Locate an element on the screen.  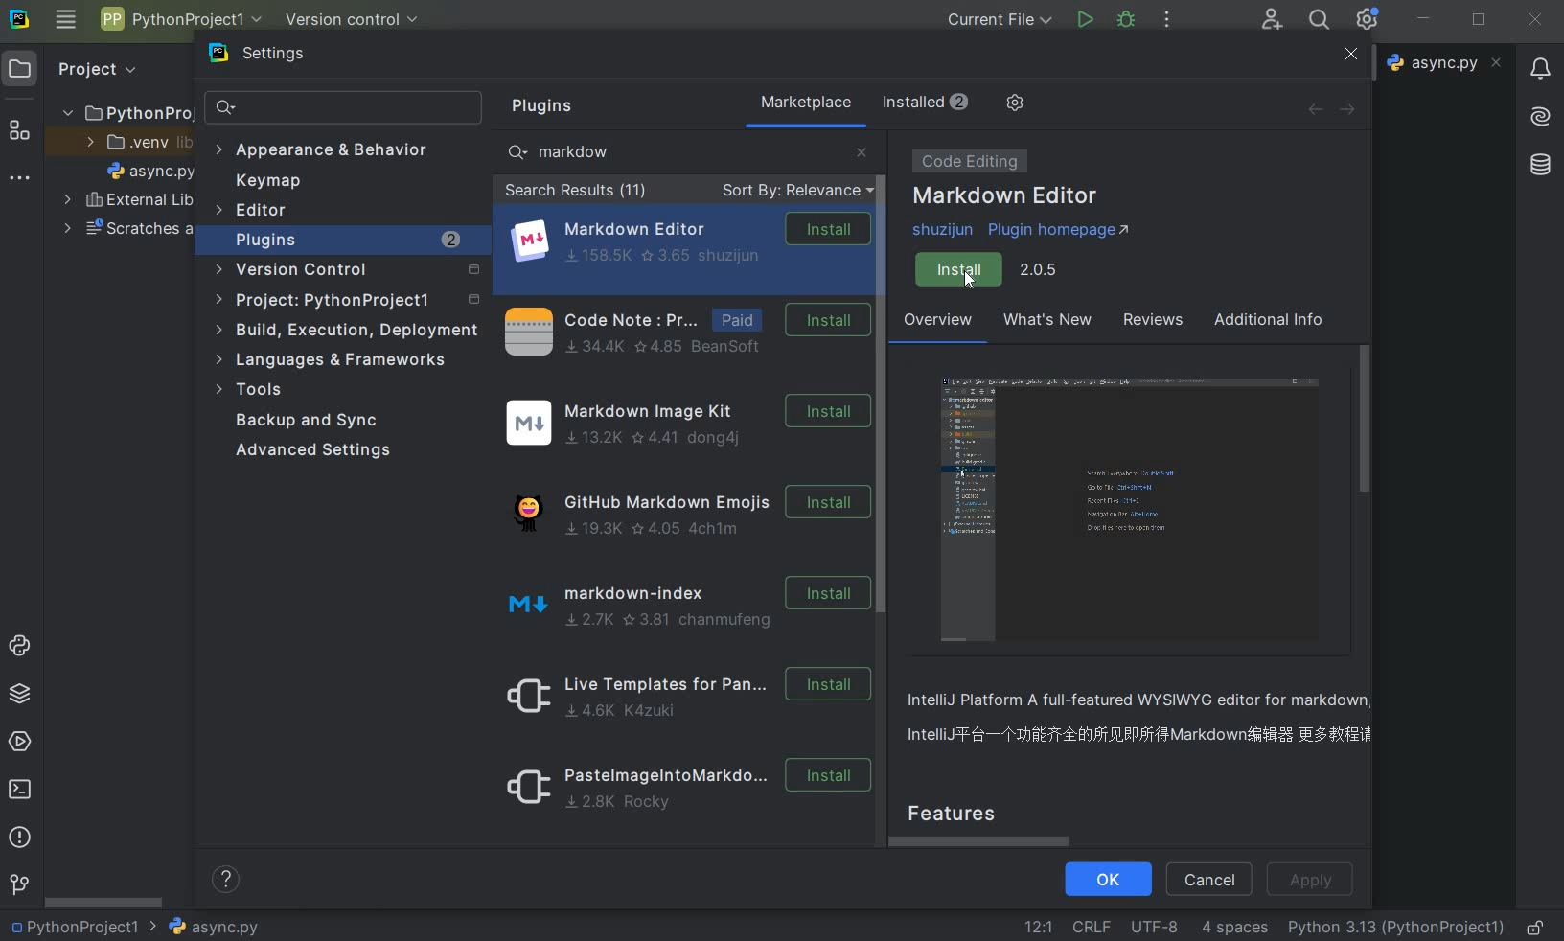
close is located at coordinates (1536, 21).